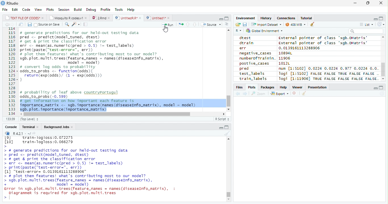 Image resolution: width=388 pixels, height=204 pixels. Describe the element at coordinates (101, 18) in the screenshot. I see `2.Rmd` at that location.